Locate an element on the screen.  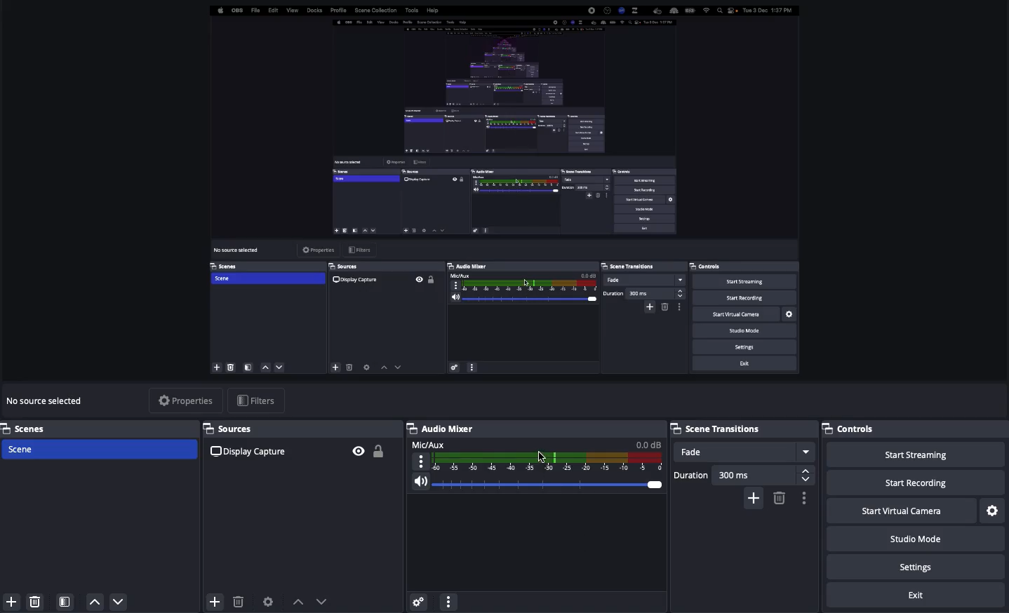
Remove is located at coordinates (780, 497).